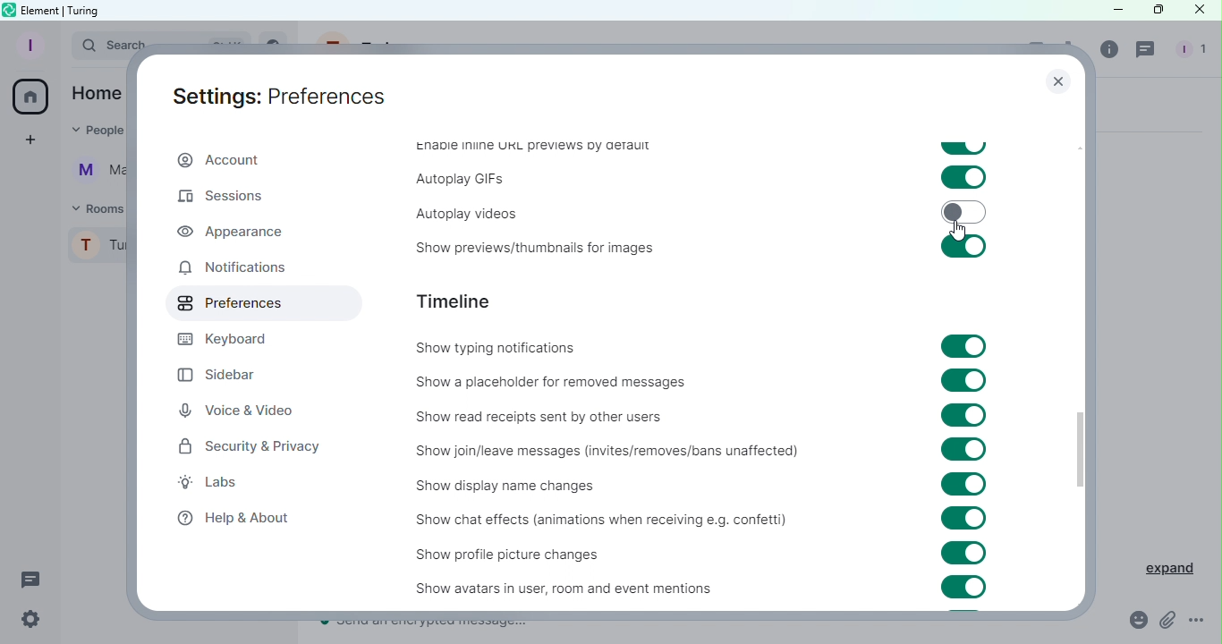 This screenshot has width=1222, height=644. I want to click on Show chat effects (animations when receiving e.g. confett)), so click(597, 522).